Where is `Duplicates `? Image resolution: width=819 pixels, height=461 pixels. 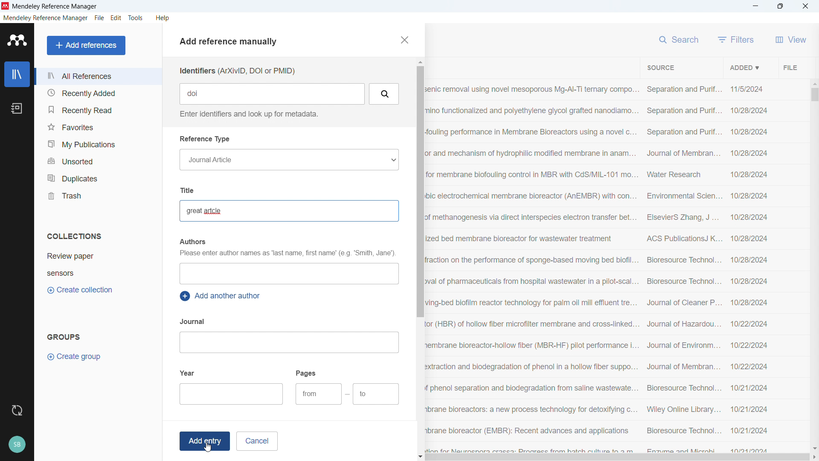 Duplicates  is located at coordinates (98, 178).